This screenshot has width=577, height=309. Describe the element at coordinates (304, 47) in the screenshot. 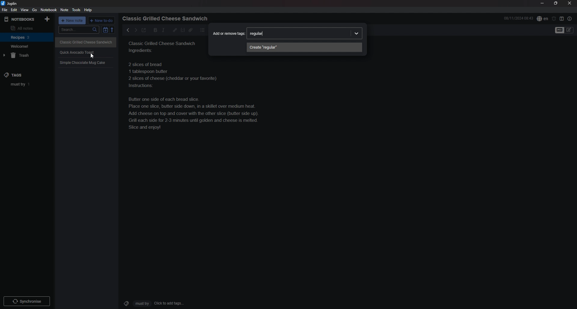

I see `create tag` at that location.